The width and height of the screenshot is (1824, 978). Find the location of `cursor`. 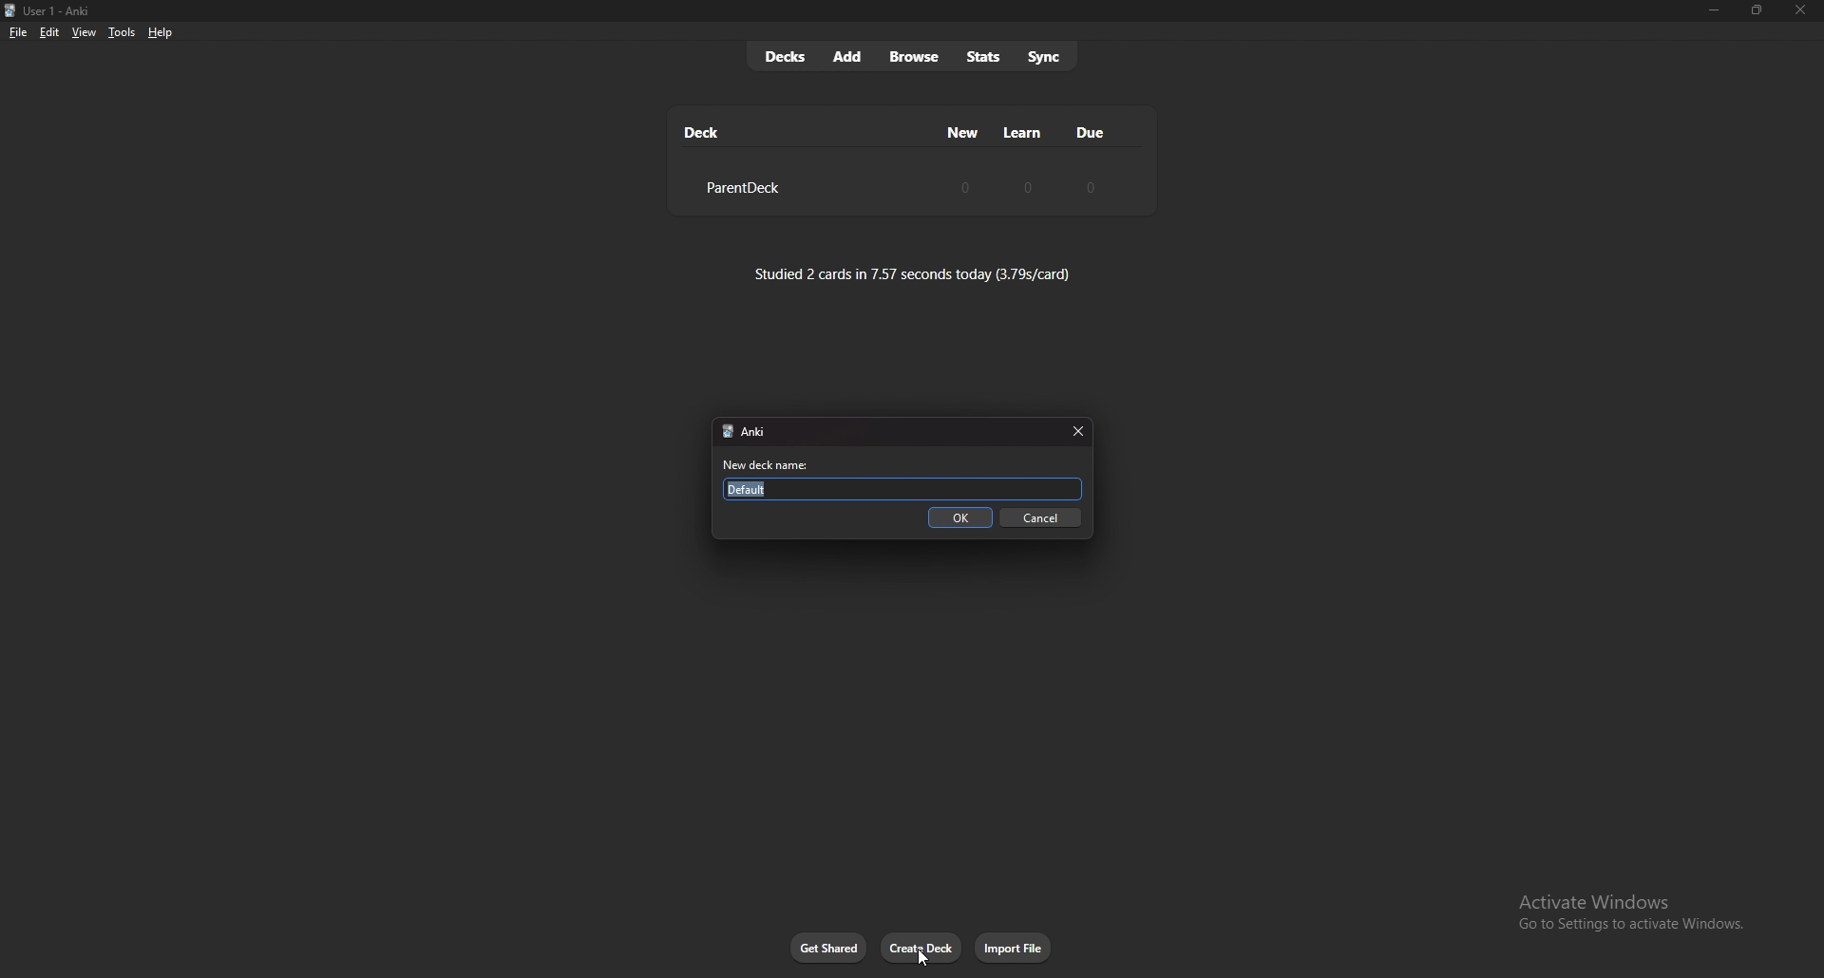

cursor is located at coordinates (922, 956).